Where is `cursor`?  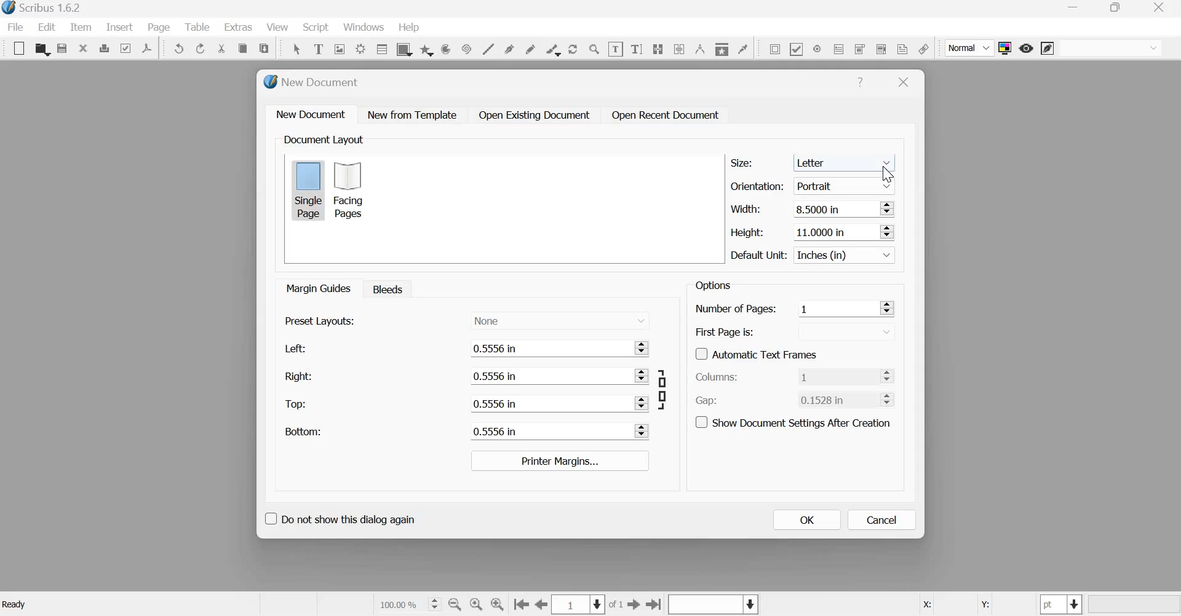
cursor is located at coordinates (888, 175).